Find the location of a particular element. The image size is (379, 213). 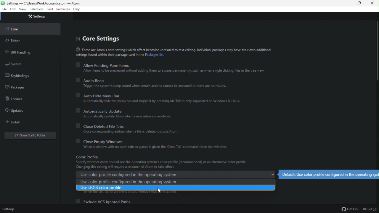

auto hide menu bar is located at coordinates (160, 98).